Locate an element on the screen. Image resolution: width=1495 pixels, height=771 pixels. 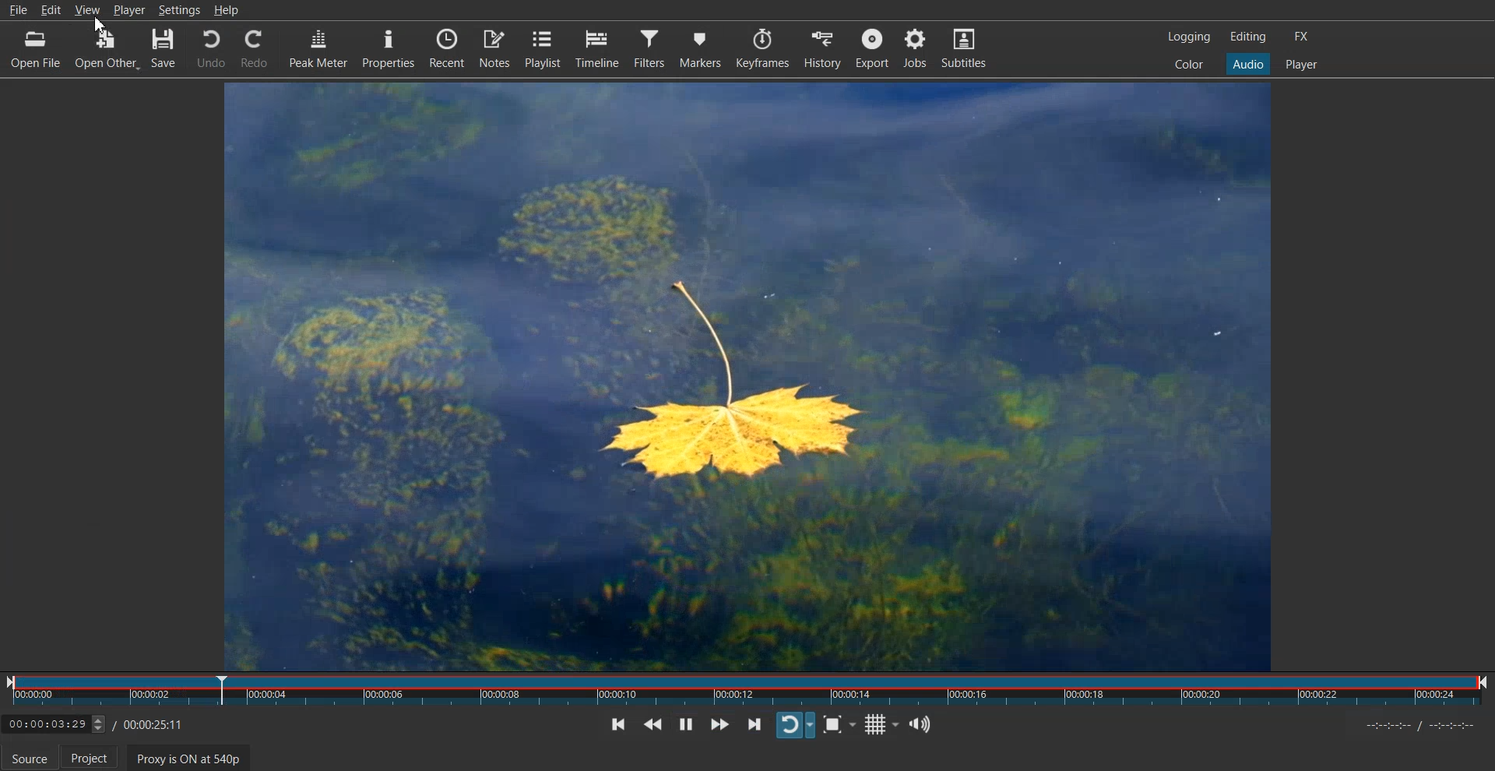
Editing is located at coordinates (1248, 36).